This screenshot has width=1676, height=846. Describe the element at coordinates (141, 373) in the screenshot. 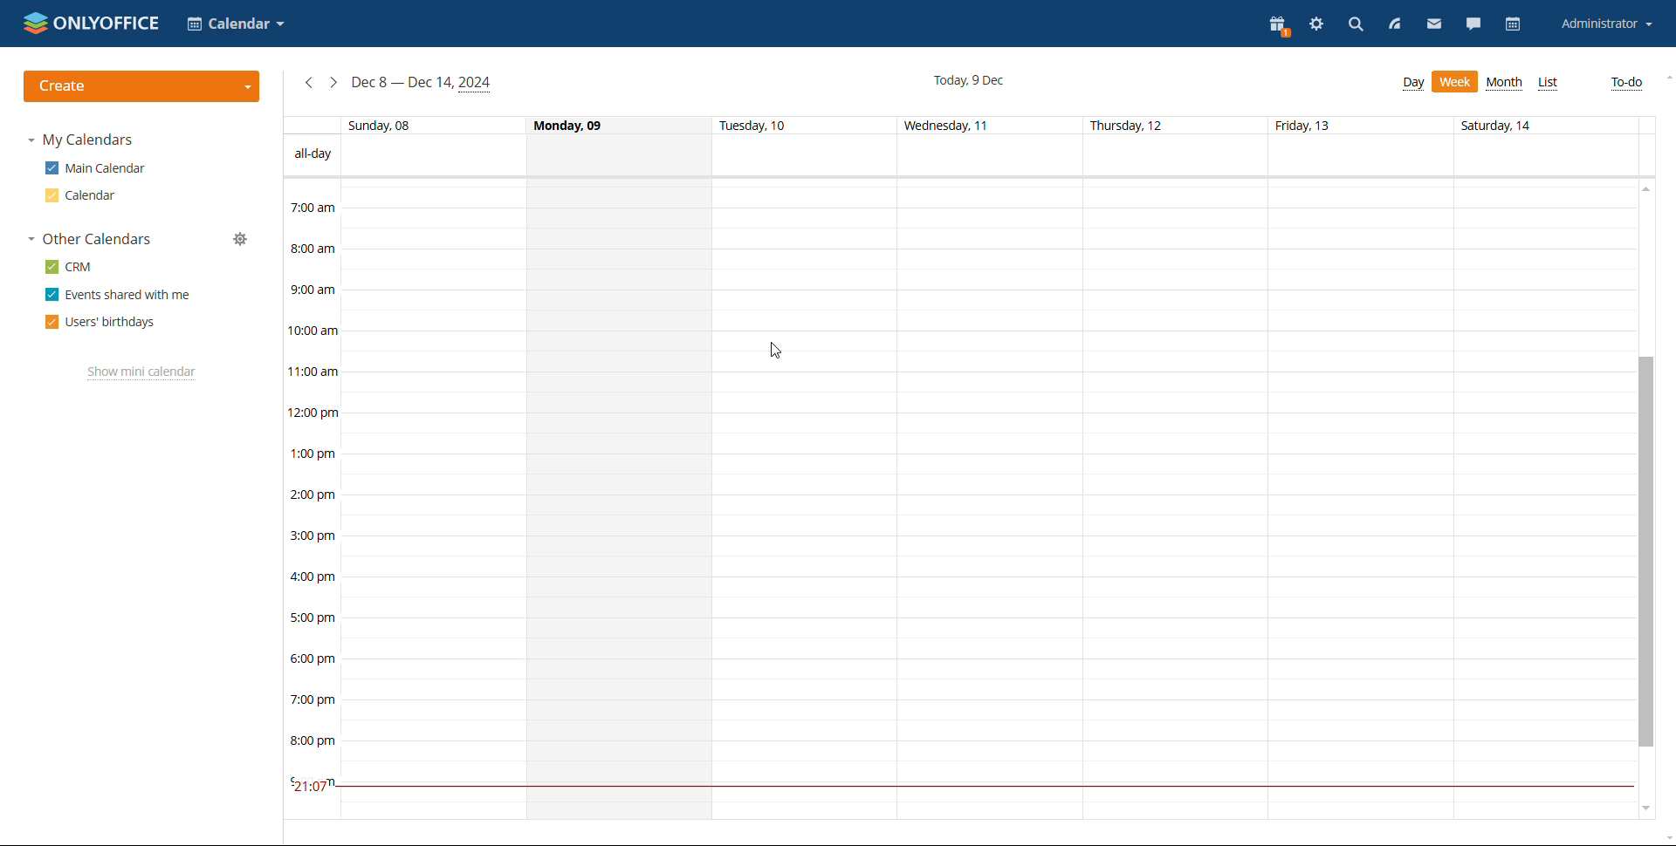

I see `show mini calendar` at that location.